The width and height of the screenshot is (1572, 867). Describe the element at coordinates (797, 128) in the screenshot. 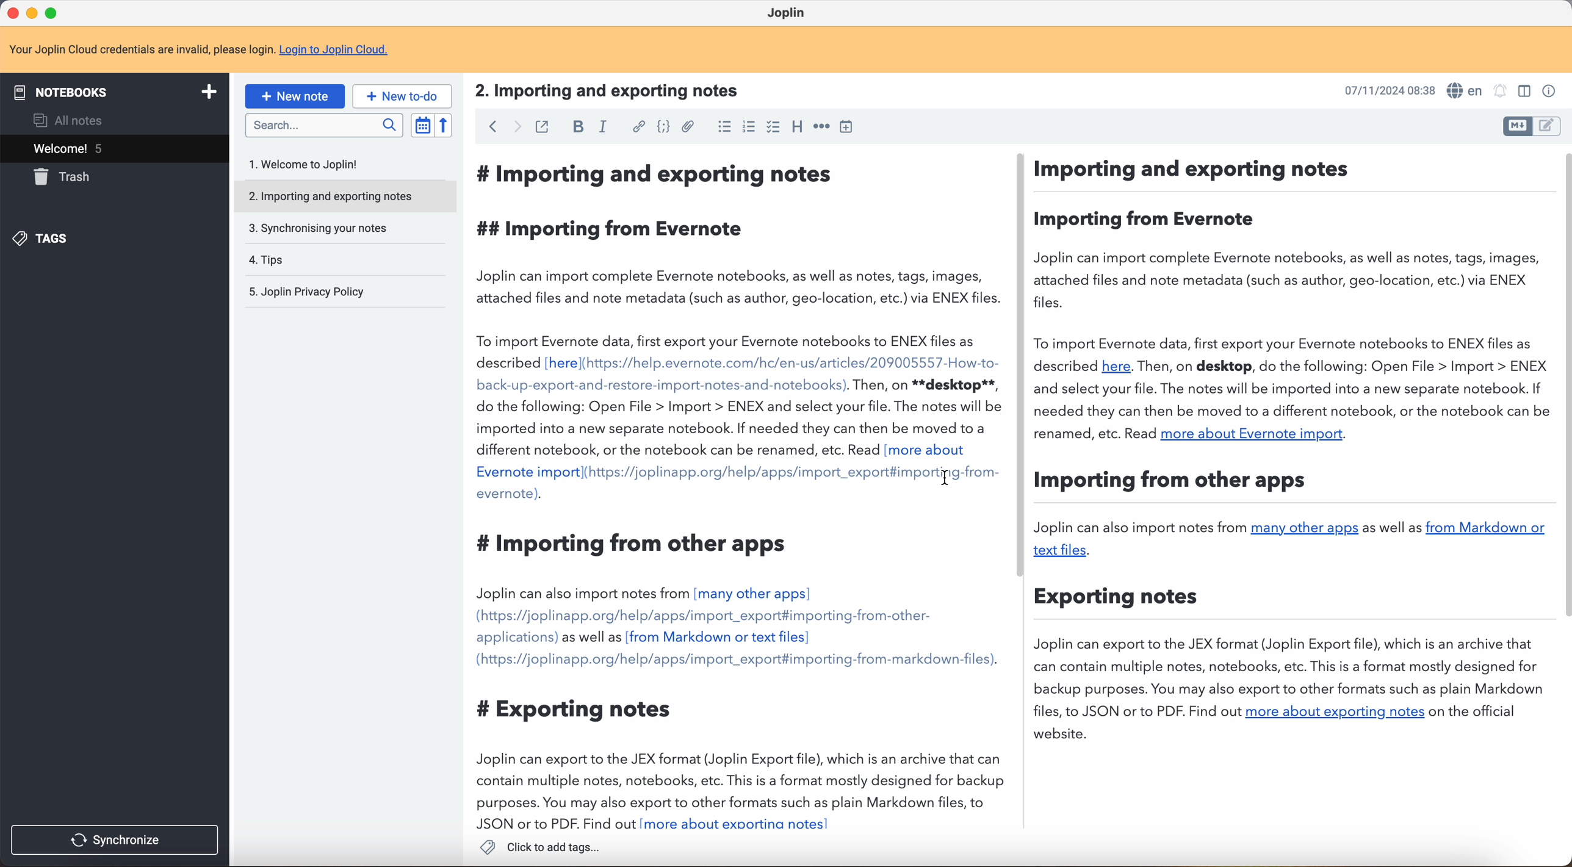

I see `heading` at that location.